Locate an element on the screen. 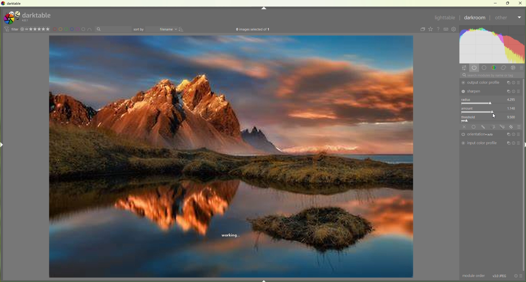 The width and height of the screenshot is (526, 282). value is located at coordinates (511, 99).